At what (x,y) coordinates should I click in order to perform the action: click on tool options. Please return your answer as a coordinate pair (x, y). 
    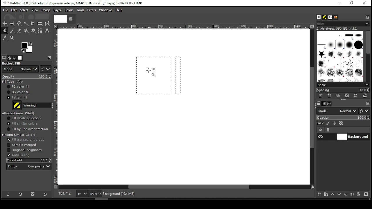
    Looking at the image, I should click on (4, 57).